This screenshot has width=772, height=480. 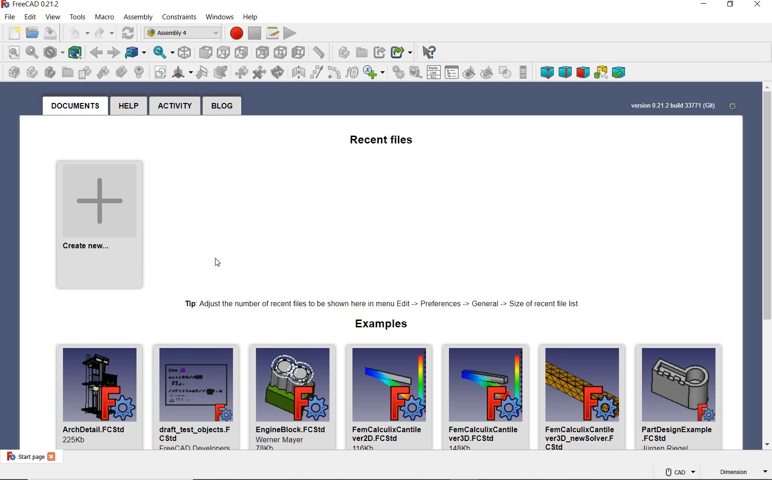 I want to click on show LCS, so click(x=470, y=72).